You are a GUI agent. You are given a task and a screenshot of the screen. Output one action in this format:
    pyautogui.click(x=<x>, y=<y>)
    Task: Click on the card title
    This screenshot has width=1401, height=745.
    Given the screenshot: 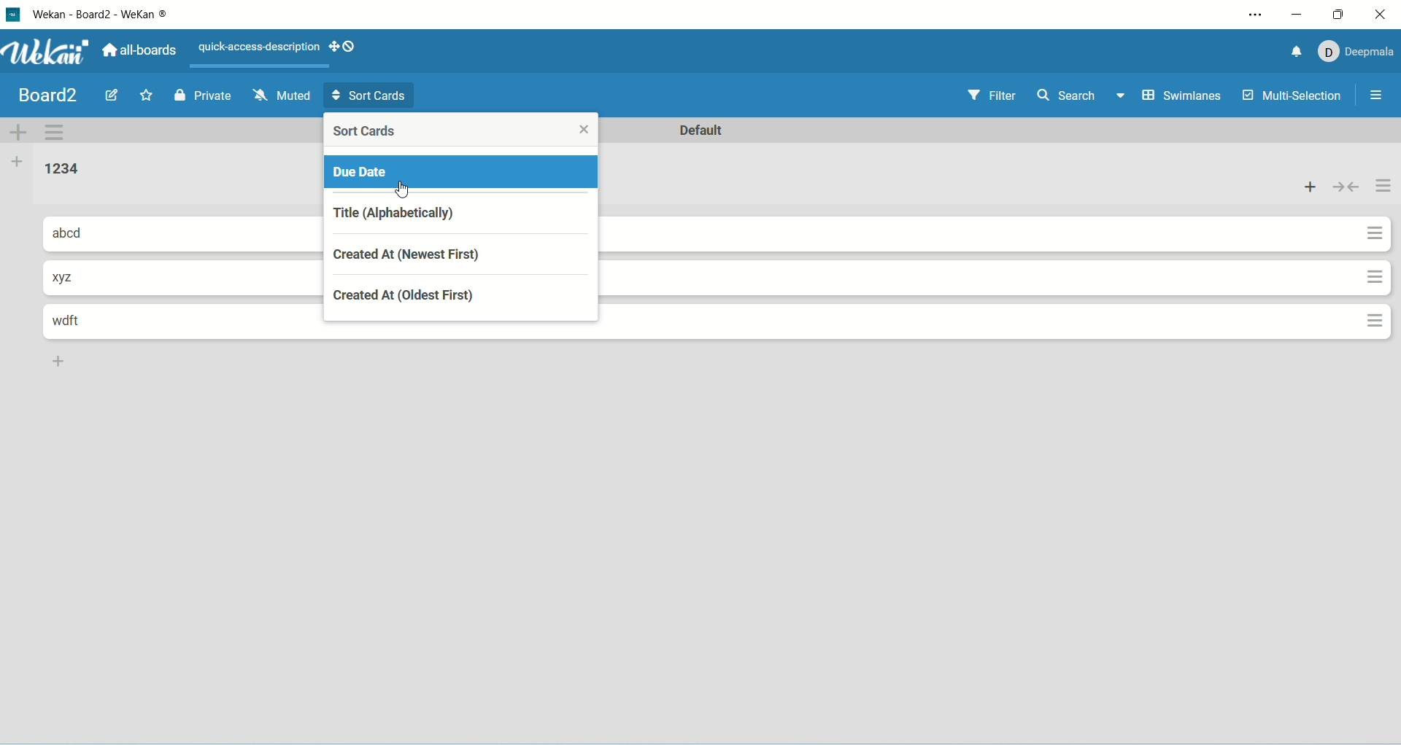 What is the action you would take?
    pyautogui.click(x=78, y=323)
    